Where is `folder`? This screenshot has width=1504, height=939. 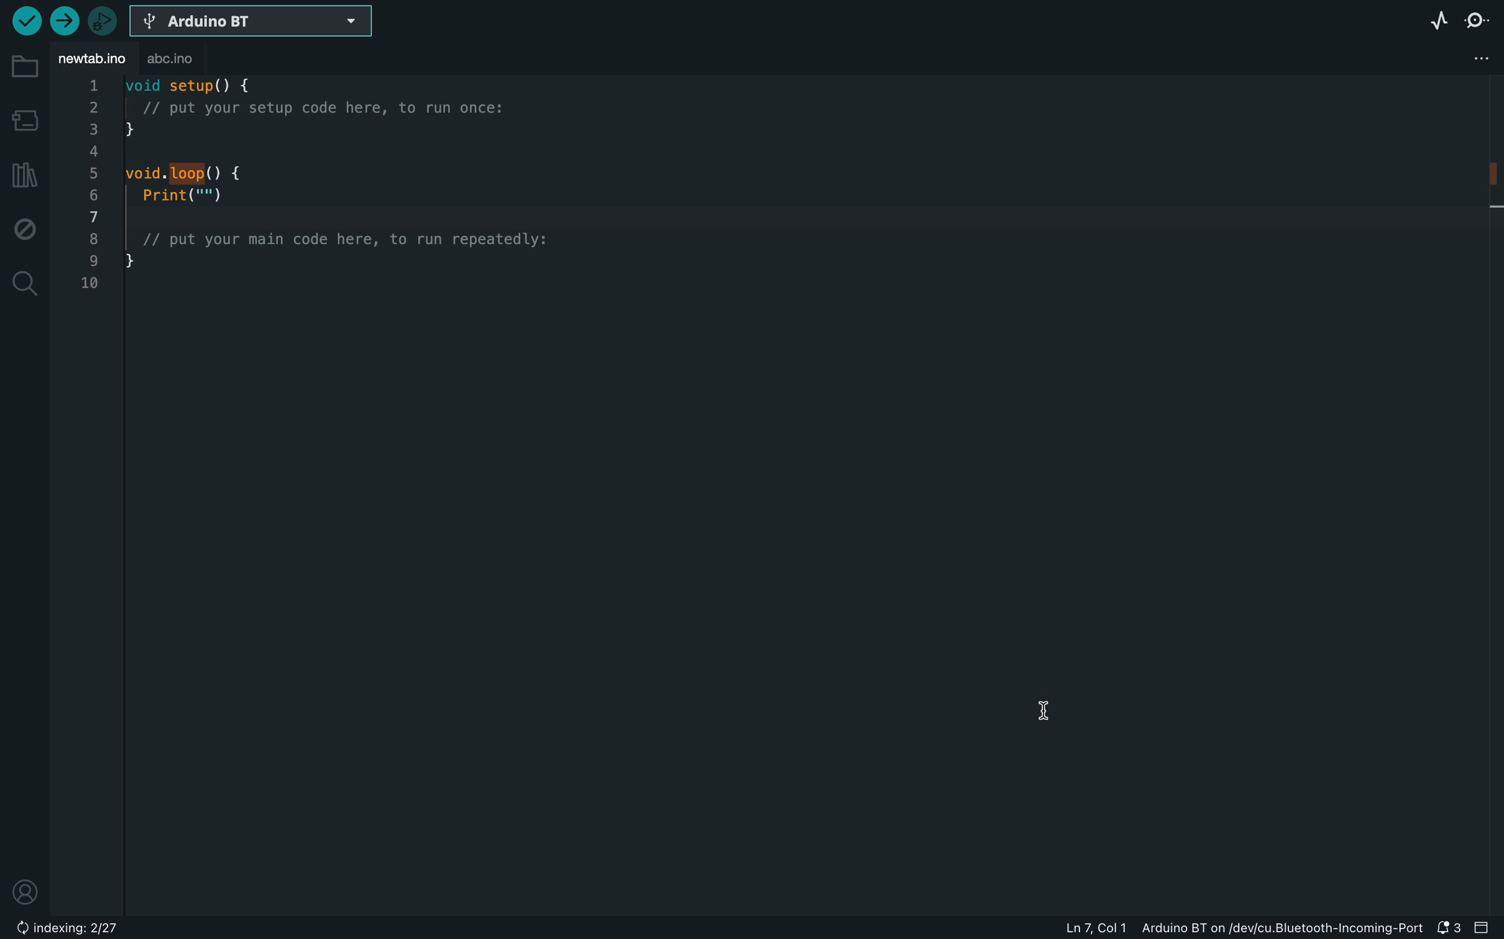 folder is located at coordinates (27, 66).